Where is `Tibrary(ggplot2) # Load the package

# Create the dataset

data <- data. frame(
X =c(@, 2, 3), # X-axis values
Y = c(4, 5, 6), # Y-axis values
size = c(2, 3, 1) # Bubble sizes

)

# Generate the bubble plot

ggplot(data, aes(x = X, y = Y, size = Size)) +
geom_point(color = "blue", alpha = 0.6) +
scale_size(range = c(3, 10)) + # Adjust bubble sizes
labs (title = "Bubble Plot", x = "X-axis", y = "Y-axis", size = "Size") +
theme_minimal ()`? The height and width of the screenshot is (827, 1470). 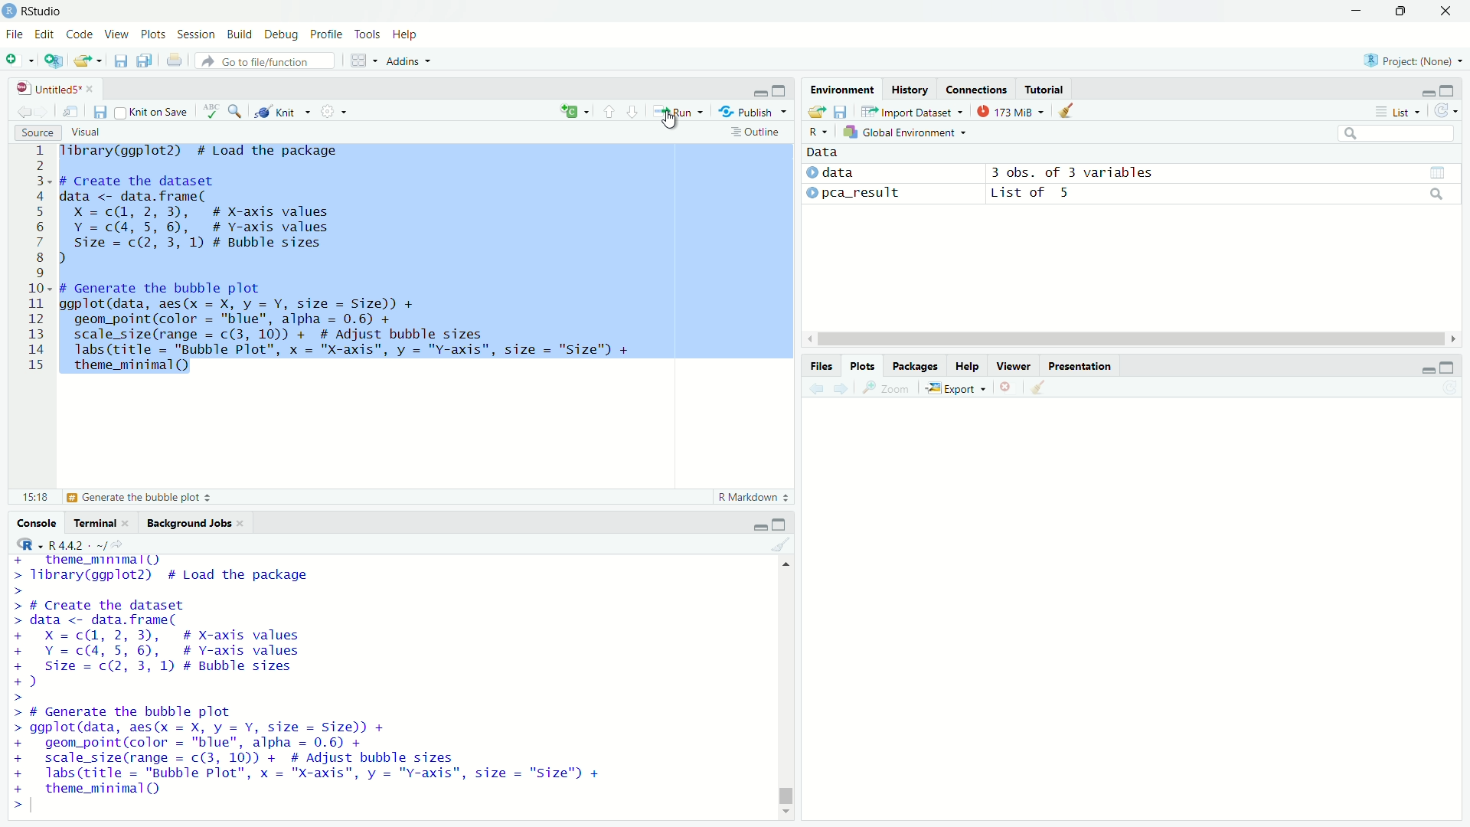
Tibrary(ggplot2) # Load the package

# Create the dataset

data <- data. frame(
X =c(@, 2, 3), # X-axis values
Y = c(4, 5, 6), # Y-axis values
size = c(2, 3, 1) # Bubble sizes

)

# Generate the bubble plot

ggplot(data, aes(x = X, y = Y, size = Size)) +
geom_point(color = "blue", alpha = 0.6) +
scale_size(range = c(3, 10)) + # Adjust bubble sizes
labs (title = "Bubble Plot", x = "X-axis", y = "Y-axis", size = "Size") +
theme_minimal () is located at coordinates (310, 684).